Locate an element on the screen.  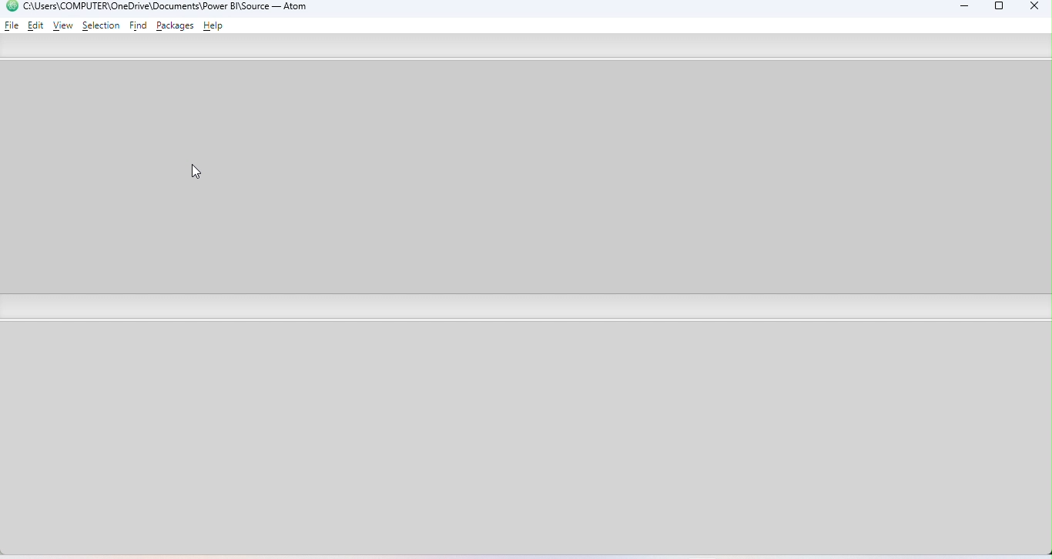
Find is located at coordinates (139, 26).